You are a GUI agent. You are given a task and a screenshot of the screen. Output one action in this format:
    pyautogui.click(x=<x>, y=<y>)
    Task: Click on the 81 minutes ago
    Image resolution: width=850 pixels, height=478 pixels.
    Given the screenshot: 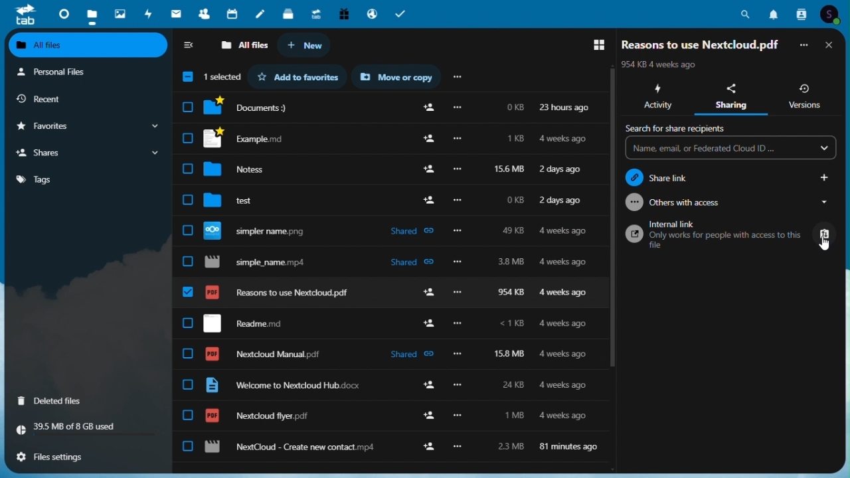 What is the action you would take?
    pyautogui.click(x=568, y=445)
    